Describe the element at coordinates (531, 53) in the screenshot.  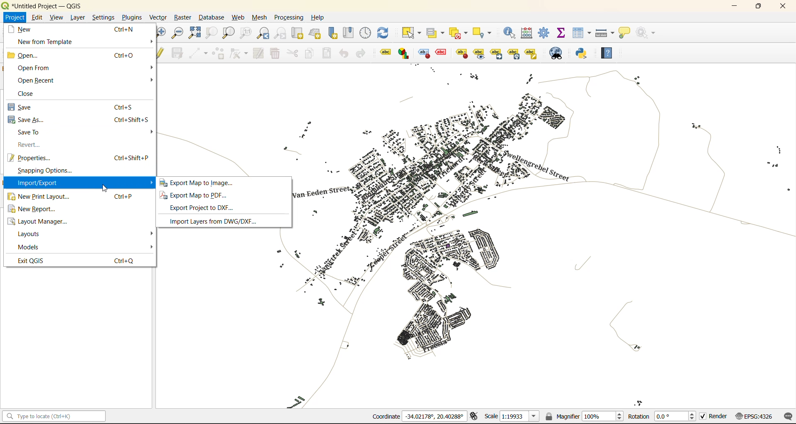
I see `Change label properties` at that location.